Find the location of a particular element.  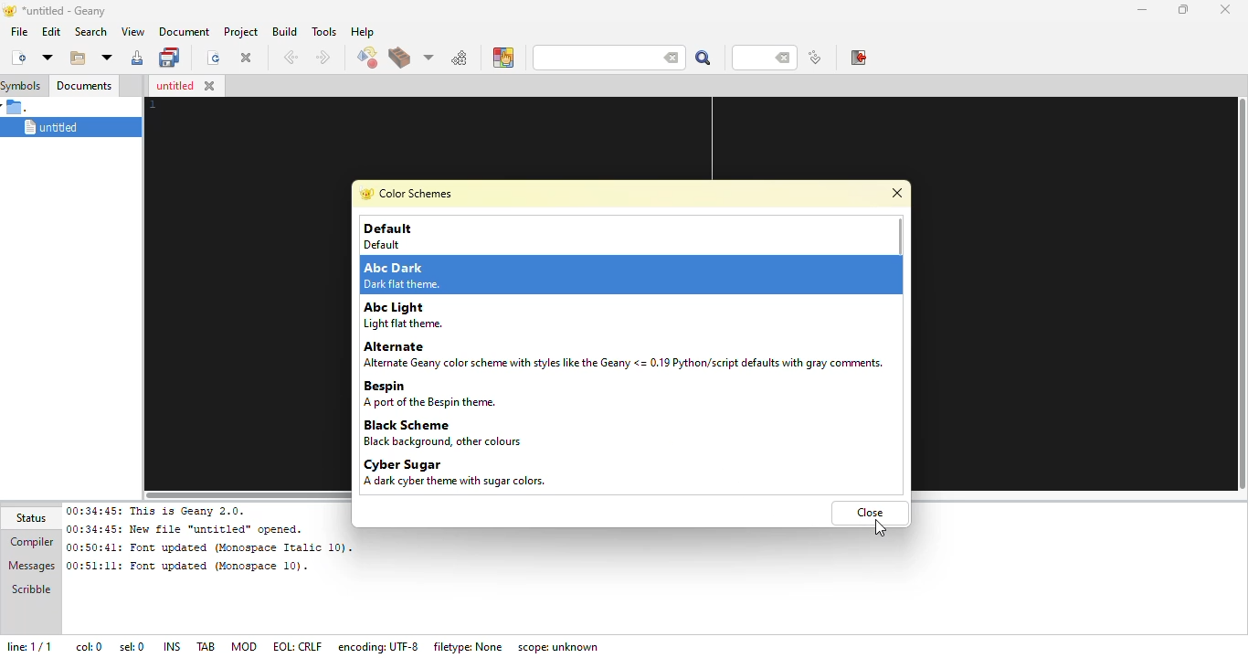

close is located at coordinates (210, 86).